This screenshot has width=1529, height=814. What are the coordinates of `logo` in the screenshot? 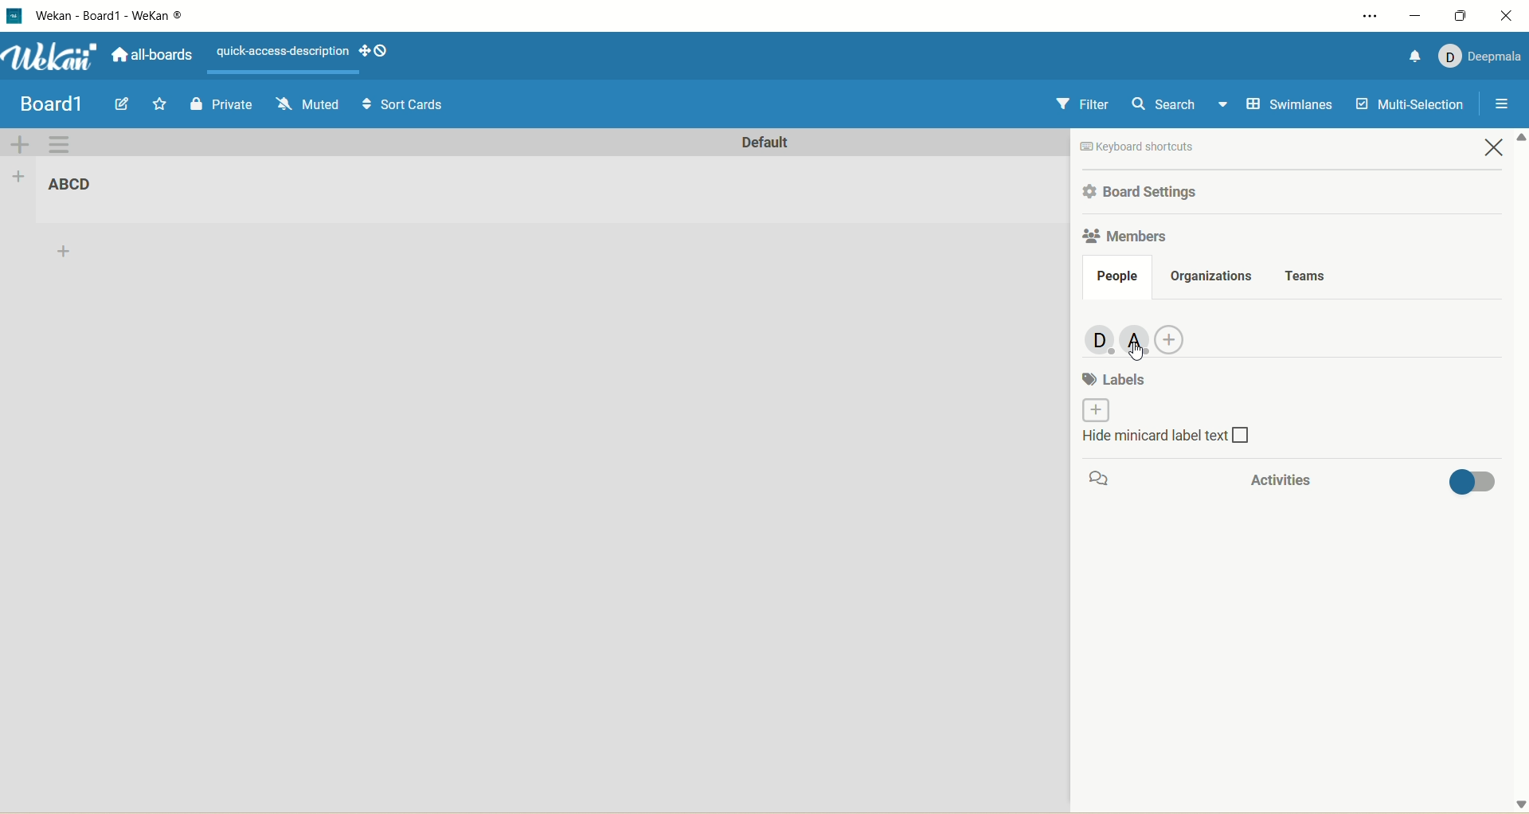 It's located at (17, 16).